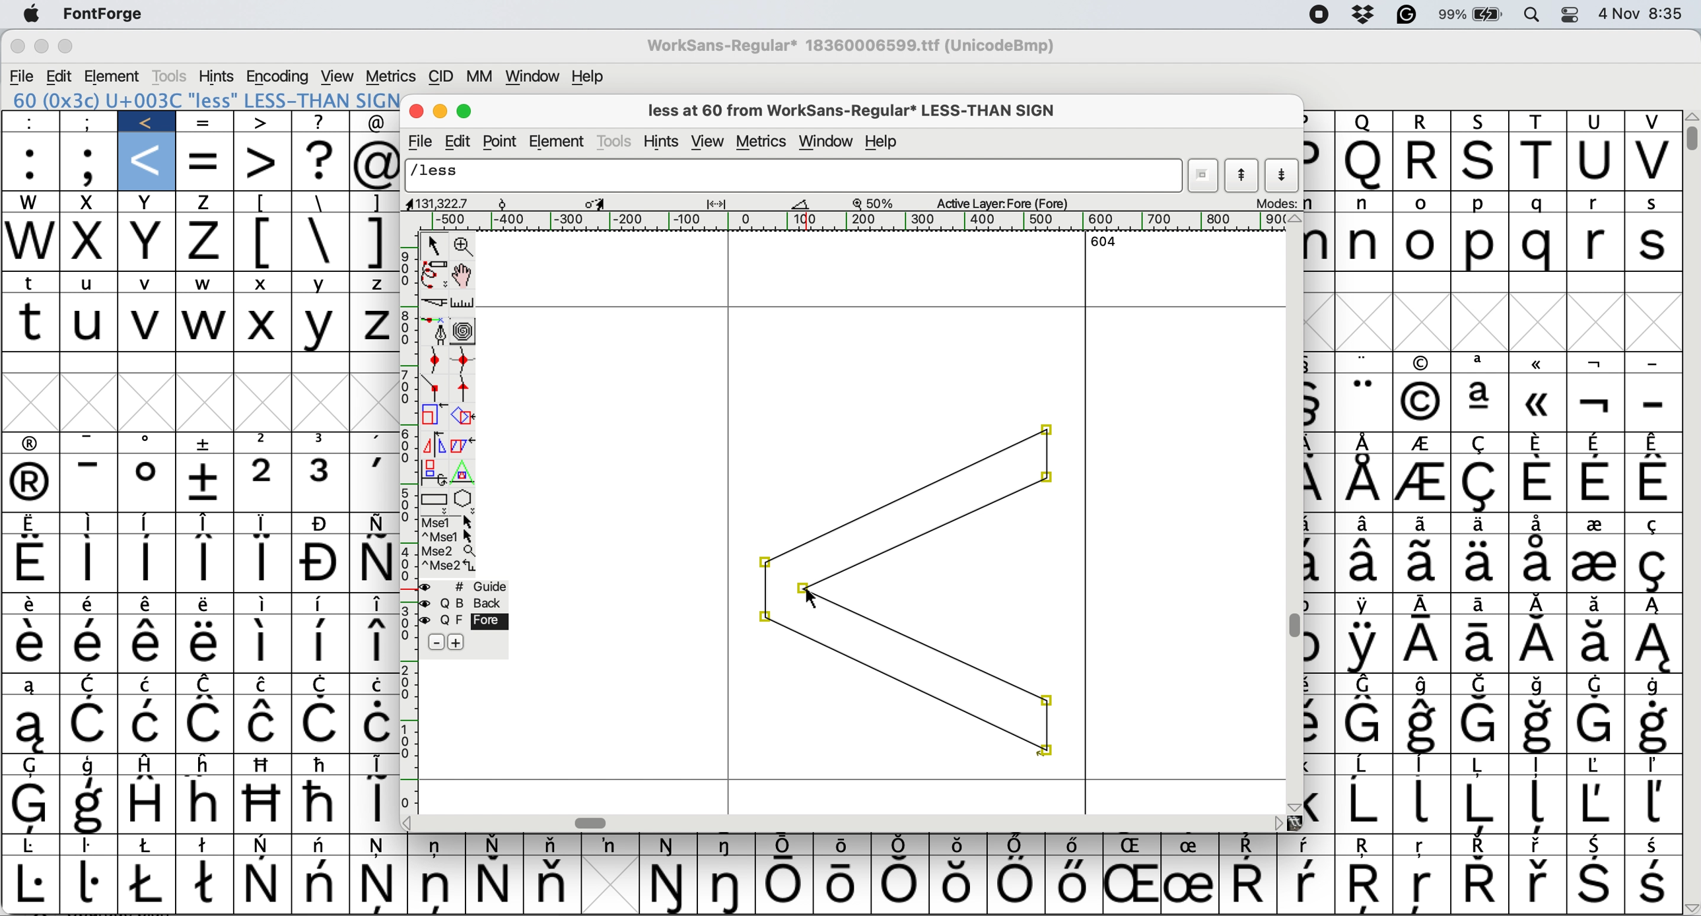  Describe the element at coordinates (1479, 606) in the screenshot. I see `Symbol` at that location.